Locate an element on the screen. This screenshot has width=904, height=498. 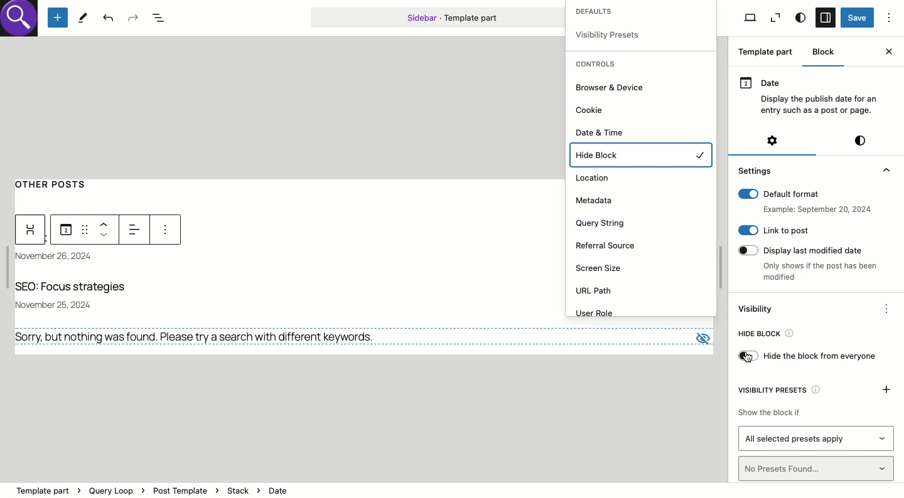
Move up down is located at coordinates (107, 229).